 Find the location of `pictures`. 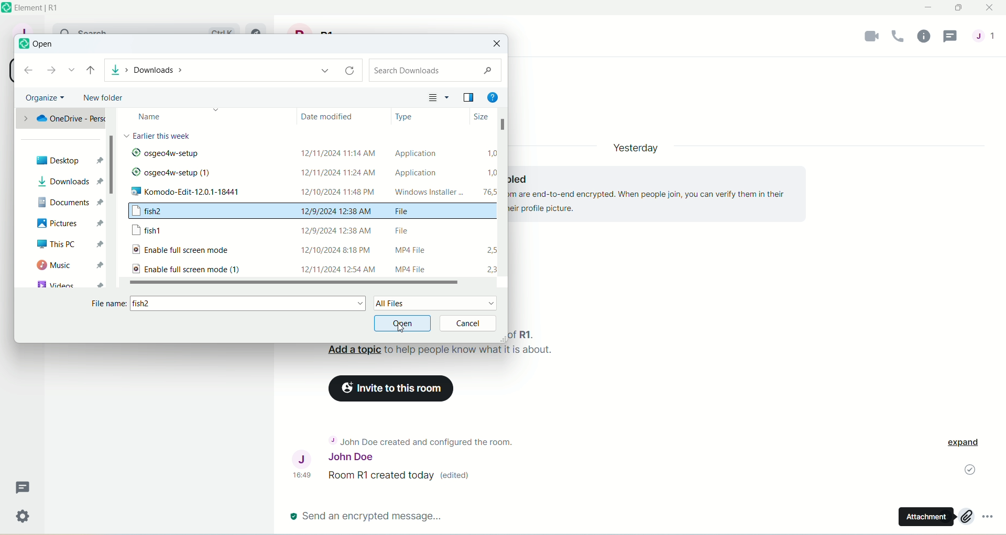

pictures is located at coordinates (68, 224).